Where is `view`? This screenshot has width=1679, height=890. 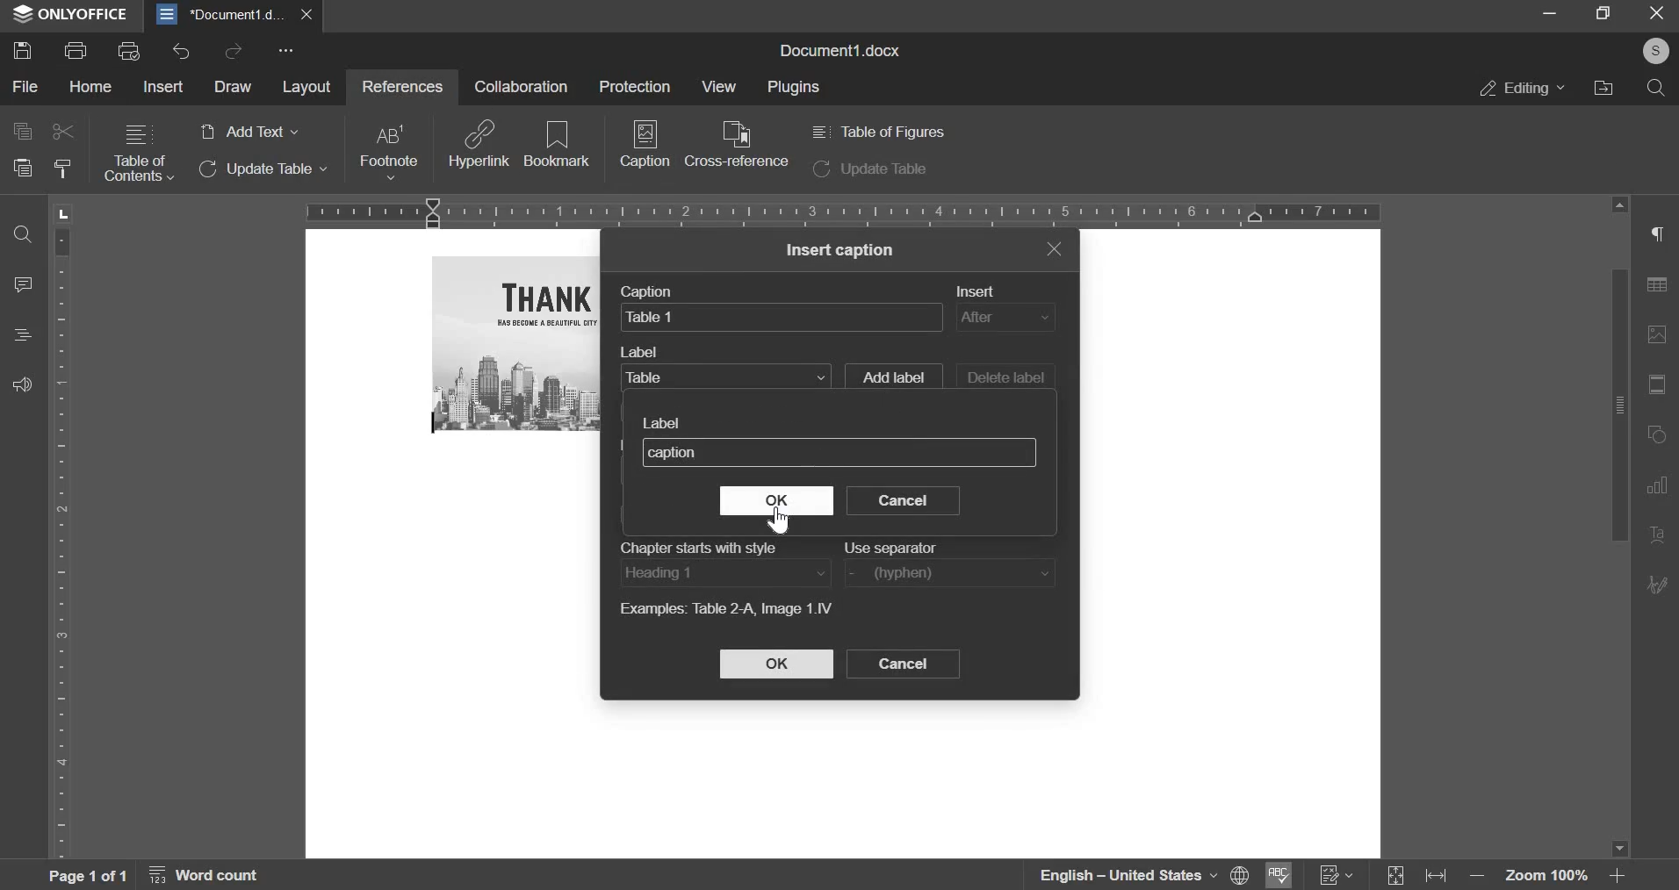
view is located at coordinates (717, 86).